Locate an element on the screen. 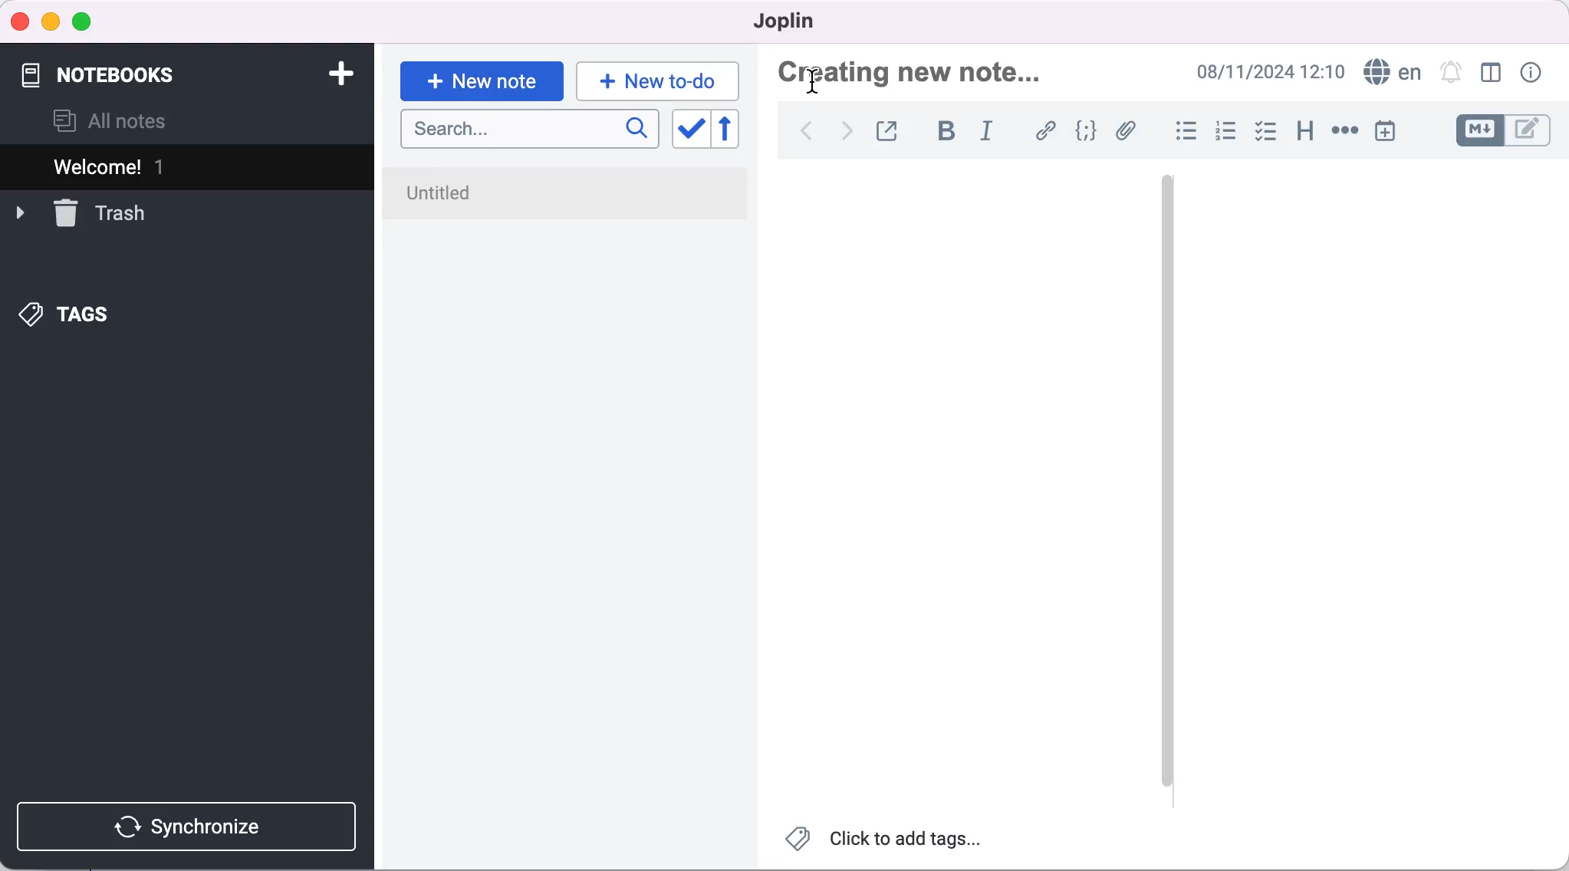 This screenshot has height=871, width=1569. horizontal rule is located at coordinates (1344, 132).